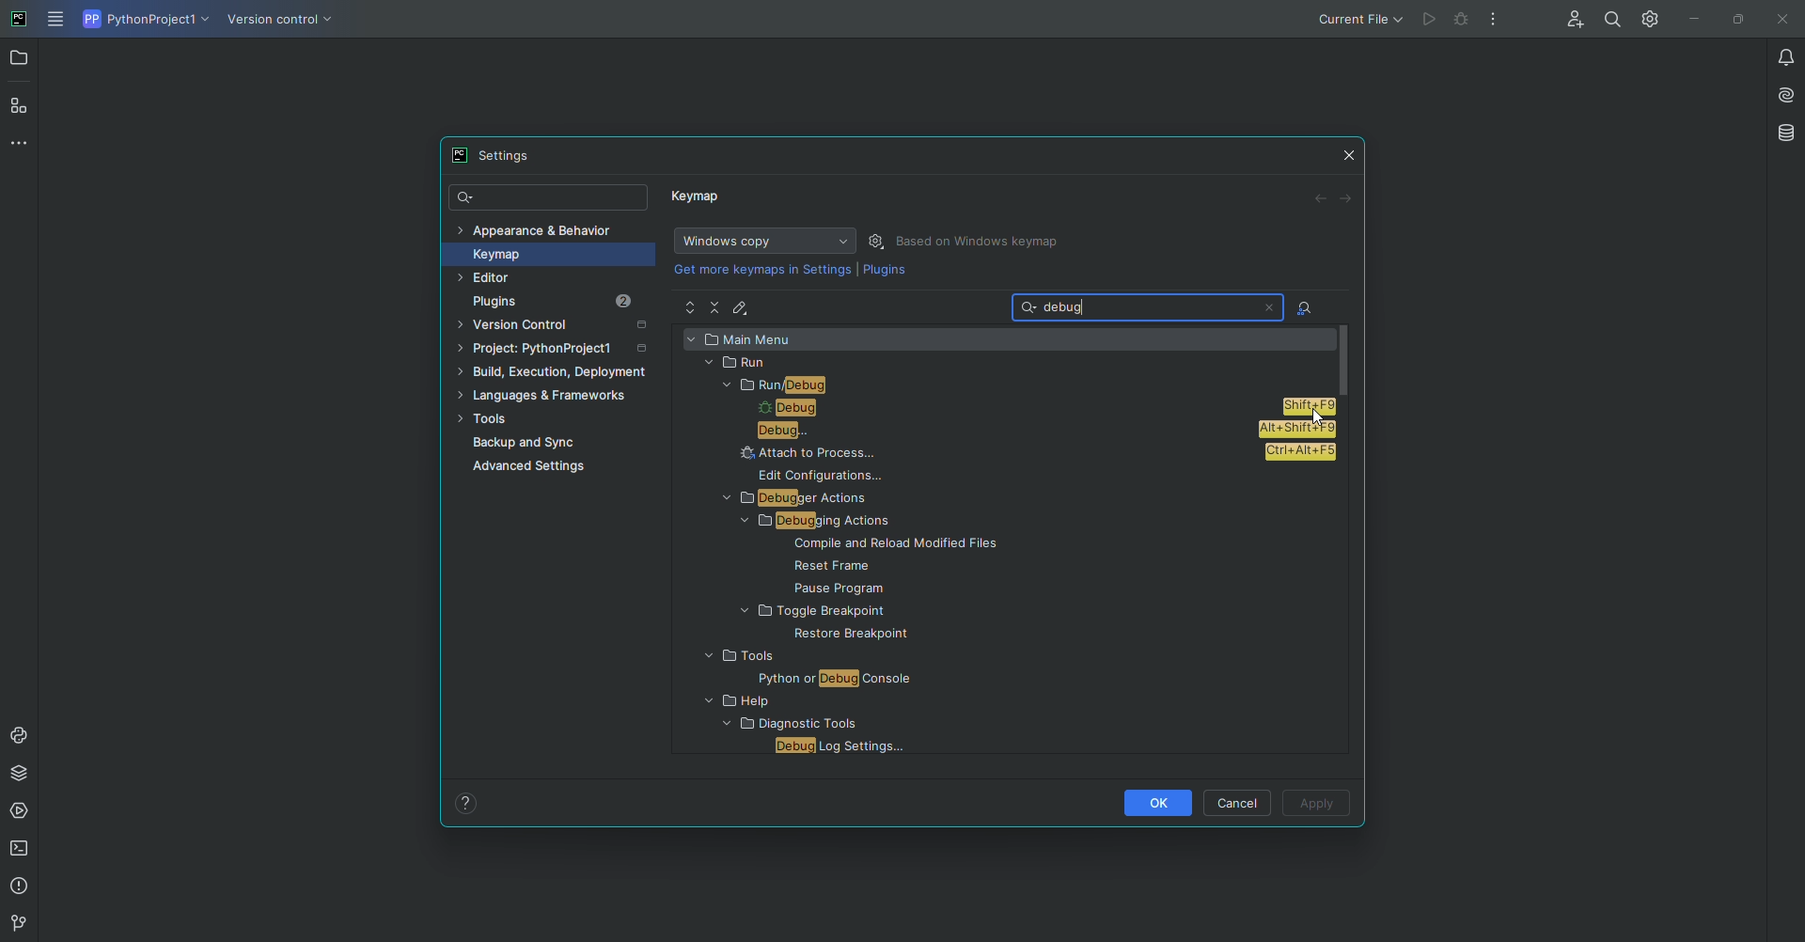  I want to click on More Options, so click(1498, 24).